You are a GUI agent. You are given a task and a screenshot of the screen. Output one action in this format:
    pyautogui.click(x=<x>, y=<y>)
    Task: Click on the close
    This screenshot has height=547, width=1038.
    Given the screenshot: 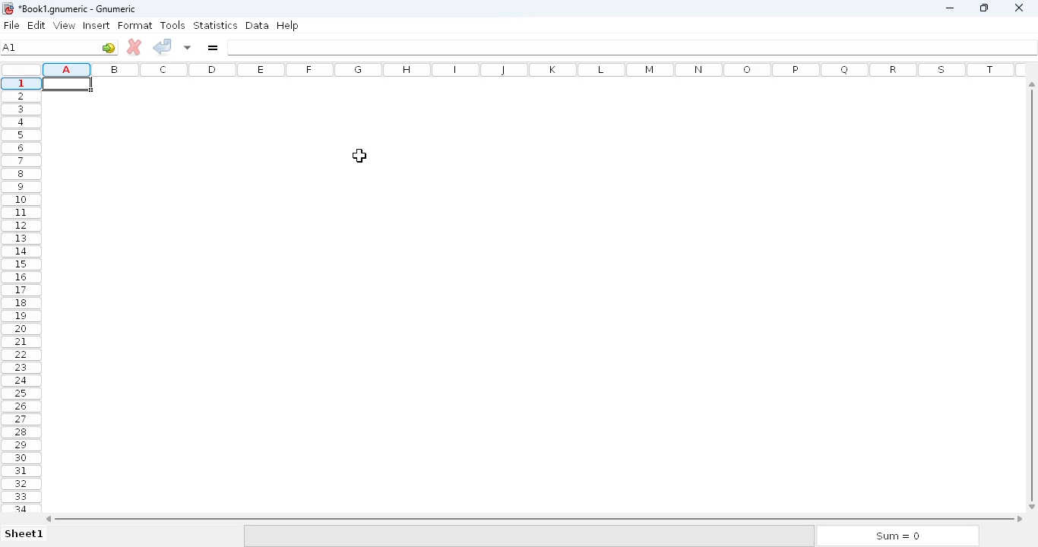 What is the action you would take?
    pyautogui.click(x=1019, y=8)
    